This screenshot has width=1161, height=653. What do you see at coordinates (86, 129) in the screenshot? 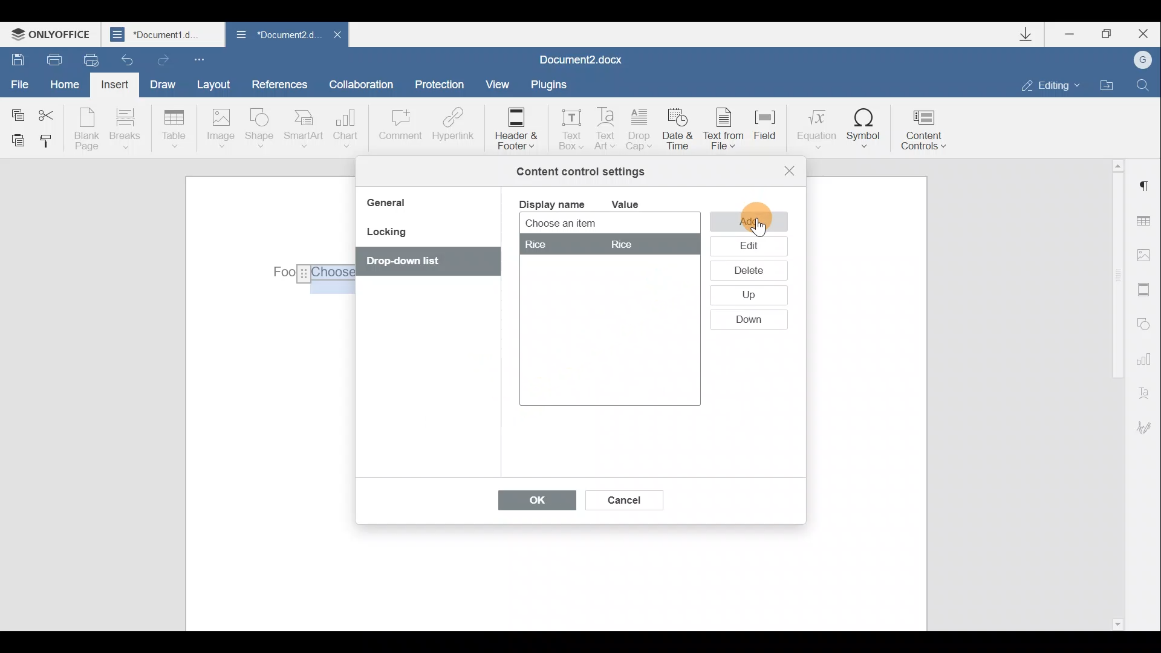
I see `Blank page` at bounding box center [86, 129].